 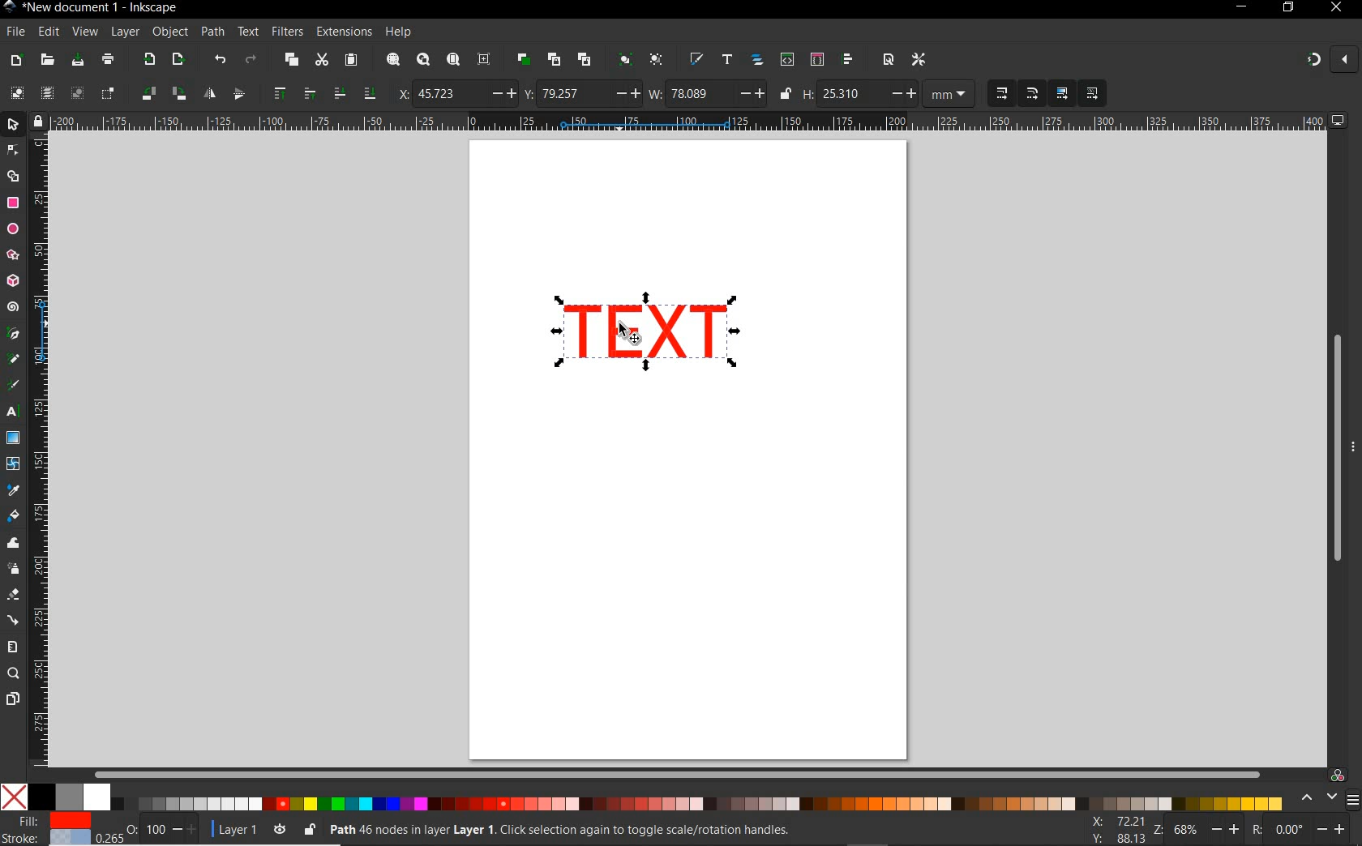 I want to click on , so click(x=1308, y=829).